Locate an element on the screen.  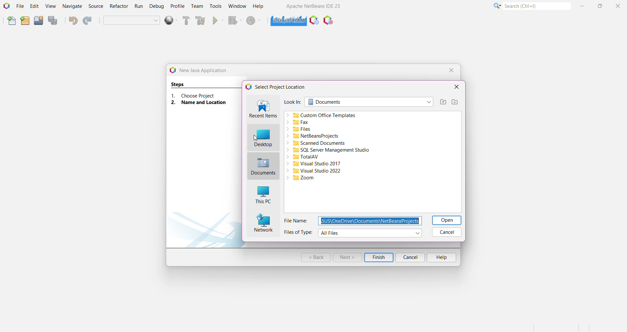
Refractor is located at coordinates (118, 6).